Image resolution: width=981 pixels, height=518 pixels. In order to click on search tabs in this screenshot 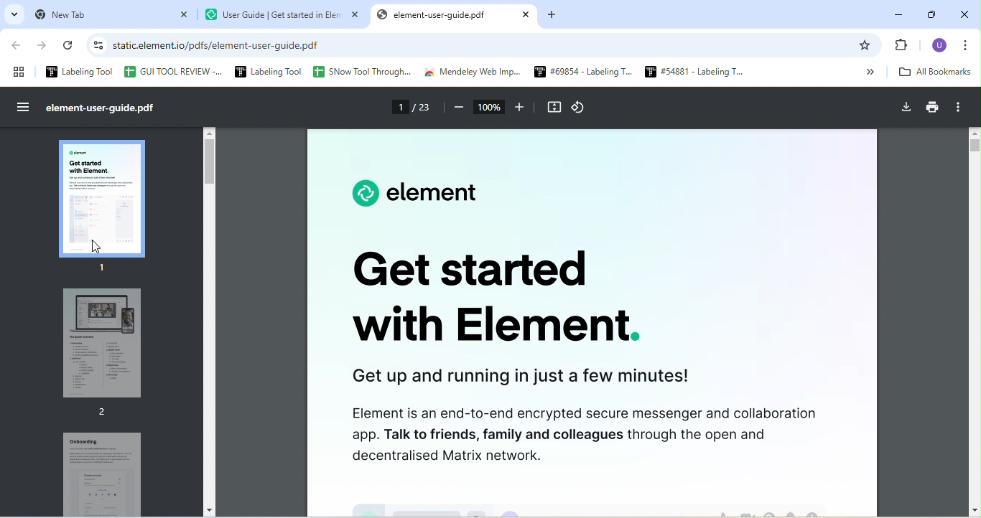, I will do `click(14, 15)`.